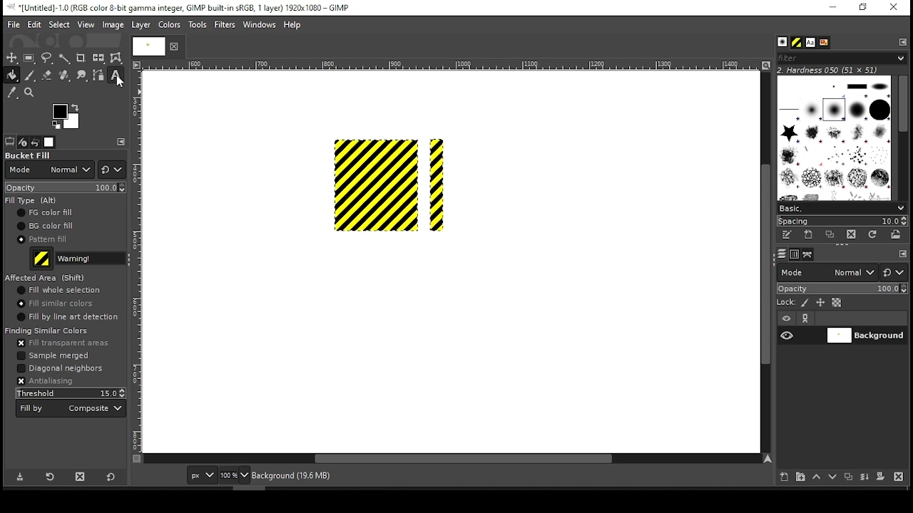 The image size is (913, 513). What do you see at coordinates (45, 380) in the screenshot?
I see `antialiasing` at bounding box center [45, 380].